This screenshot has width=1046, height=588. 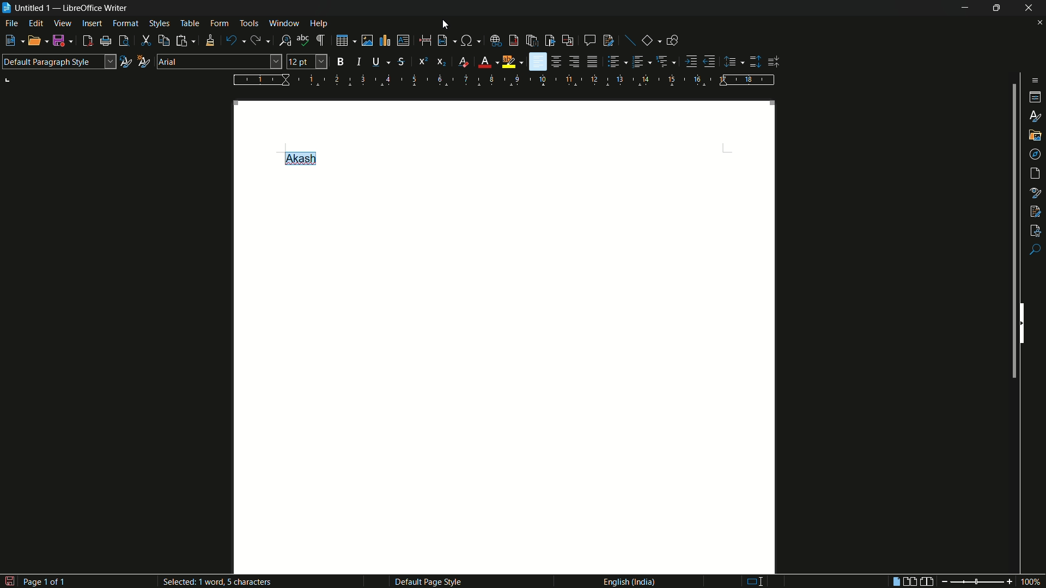 I want to click on insert bookmark, so click(x=550, y=40).